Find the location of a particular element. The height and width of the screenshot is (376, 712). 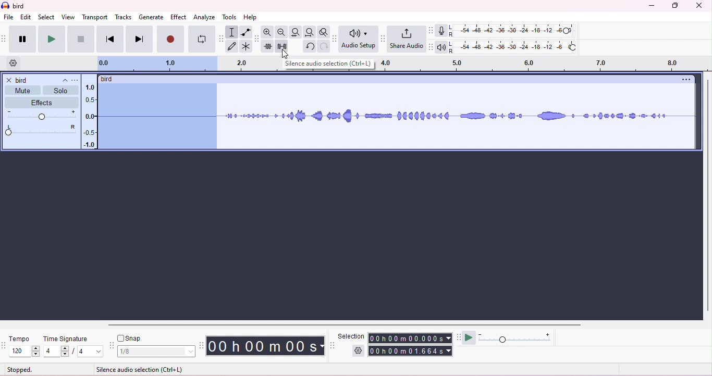

snap is located at coordinates (130, 337).